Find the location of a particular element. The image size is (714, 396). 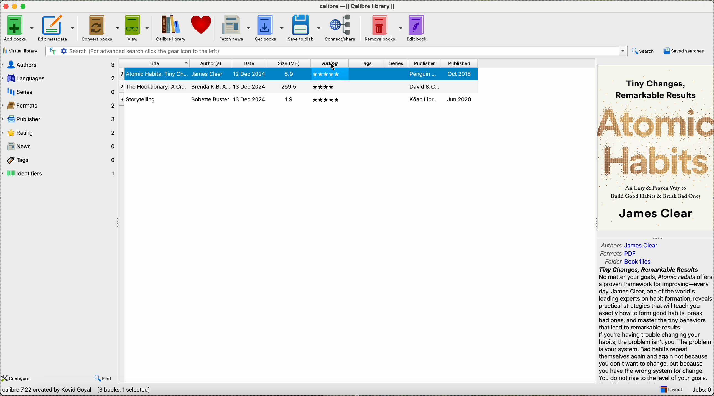

search is located at coordinates (644, 51).